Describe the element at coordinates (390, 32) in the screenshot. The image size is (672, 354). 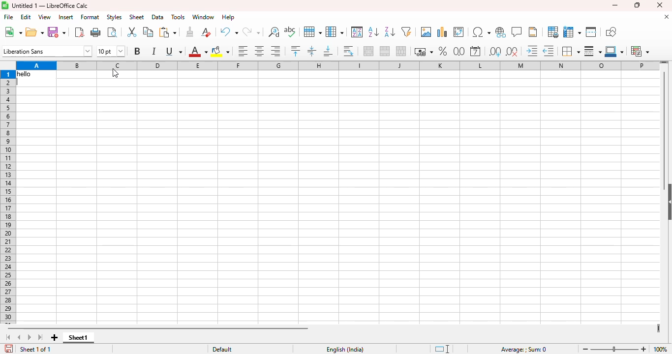
I see `sort descending` at that location.